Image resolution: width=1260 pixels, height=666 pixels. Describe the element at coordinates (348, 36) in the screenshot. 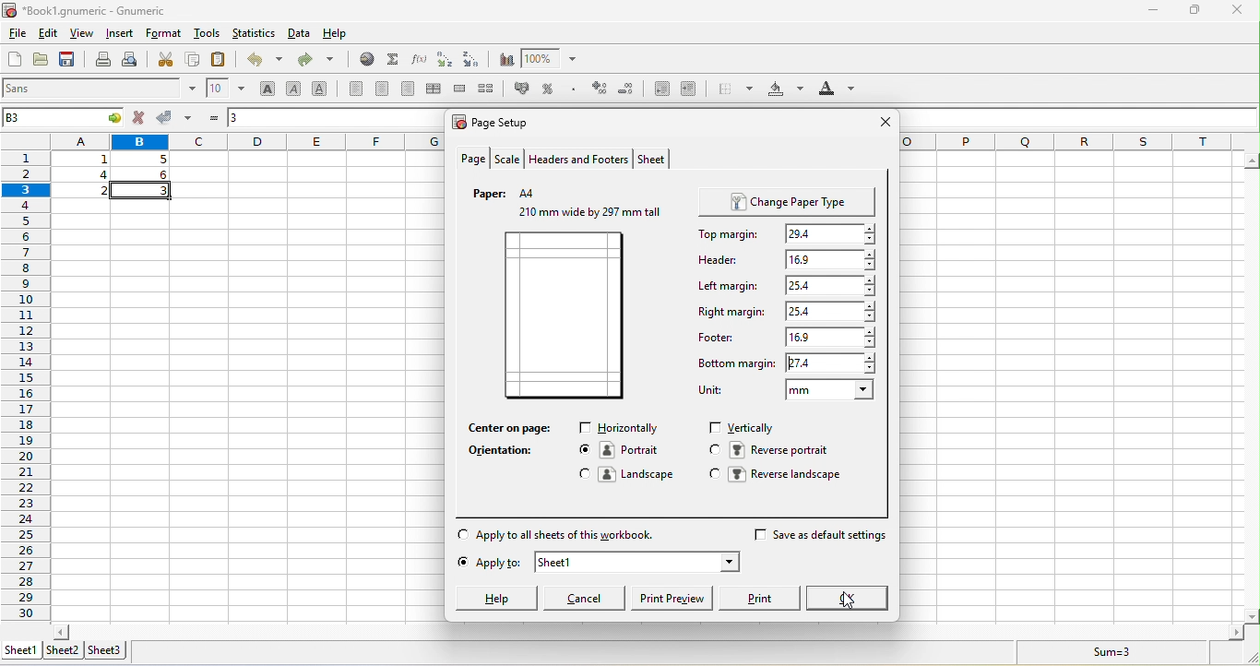

I see `help` at that location.